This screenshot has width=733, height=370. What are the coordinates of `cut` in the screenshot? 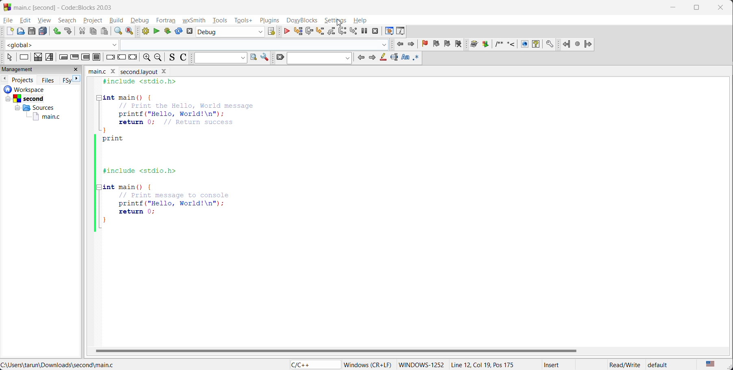 It's located at (82, 30).